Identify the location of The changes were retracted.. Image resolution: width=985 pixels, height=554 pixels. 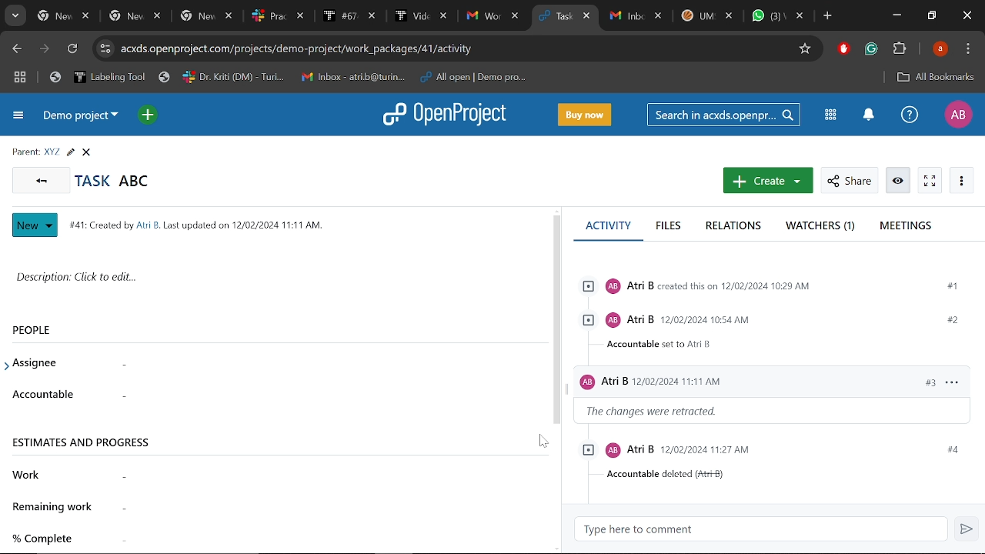
(655, 412).